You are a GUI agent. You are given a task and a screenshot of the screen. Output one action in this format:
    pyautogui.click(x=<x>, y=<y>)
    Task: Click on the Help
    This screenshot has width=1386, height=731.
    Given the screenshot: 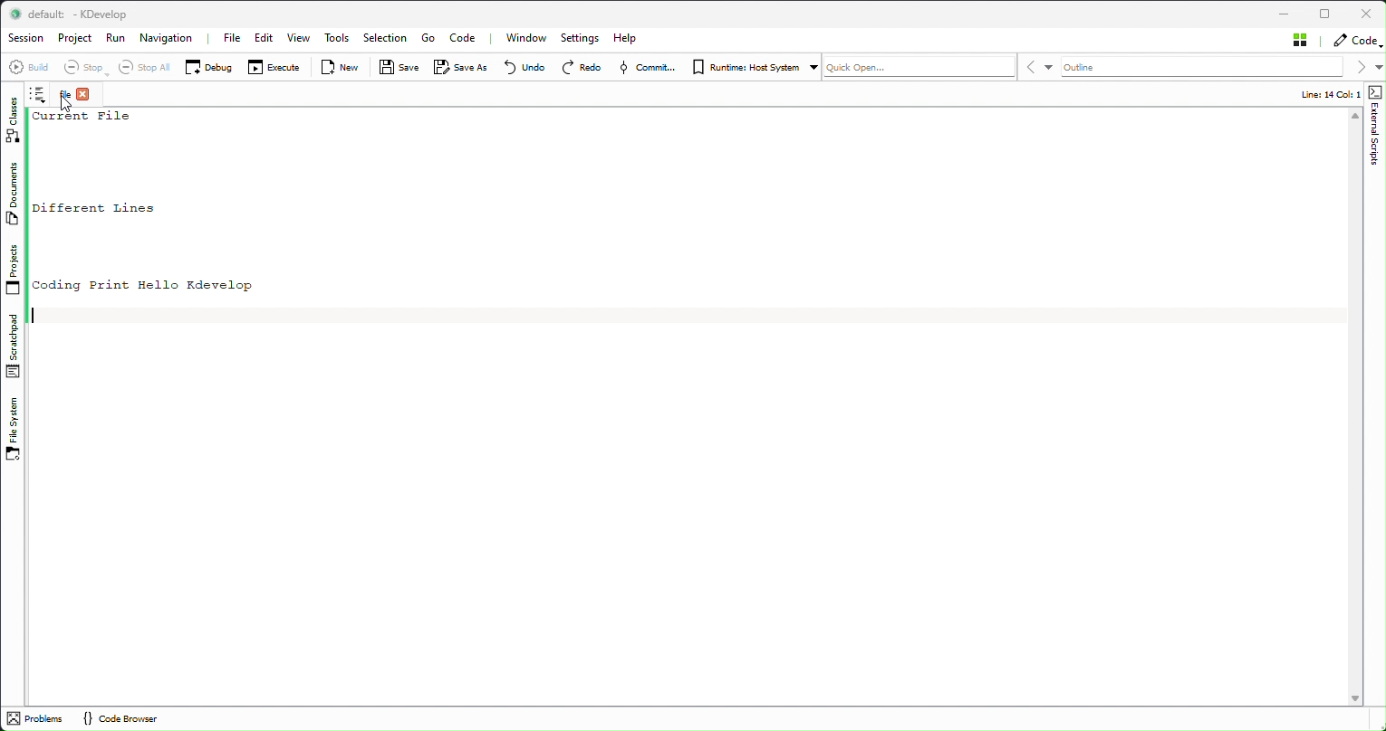 What is the action you would take?
    pyautogui.click(x=626, y=39)
    